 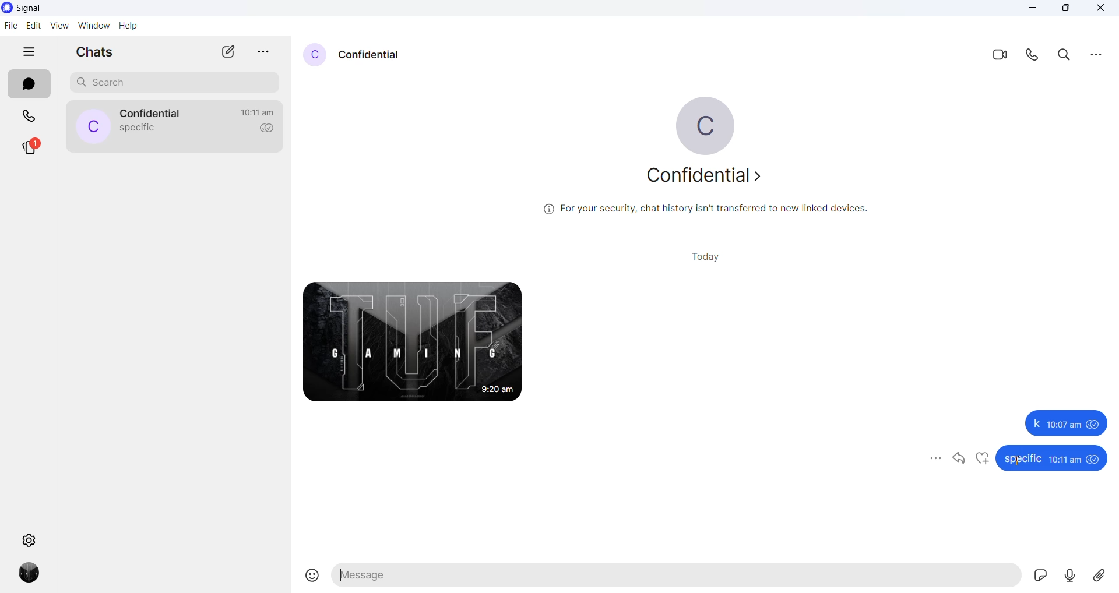 I want to click on contact name, so click(x=152, y=114).